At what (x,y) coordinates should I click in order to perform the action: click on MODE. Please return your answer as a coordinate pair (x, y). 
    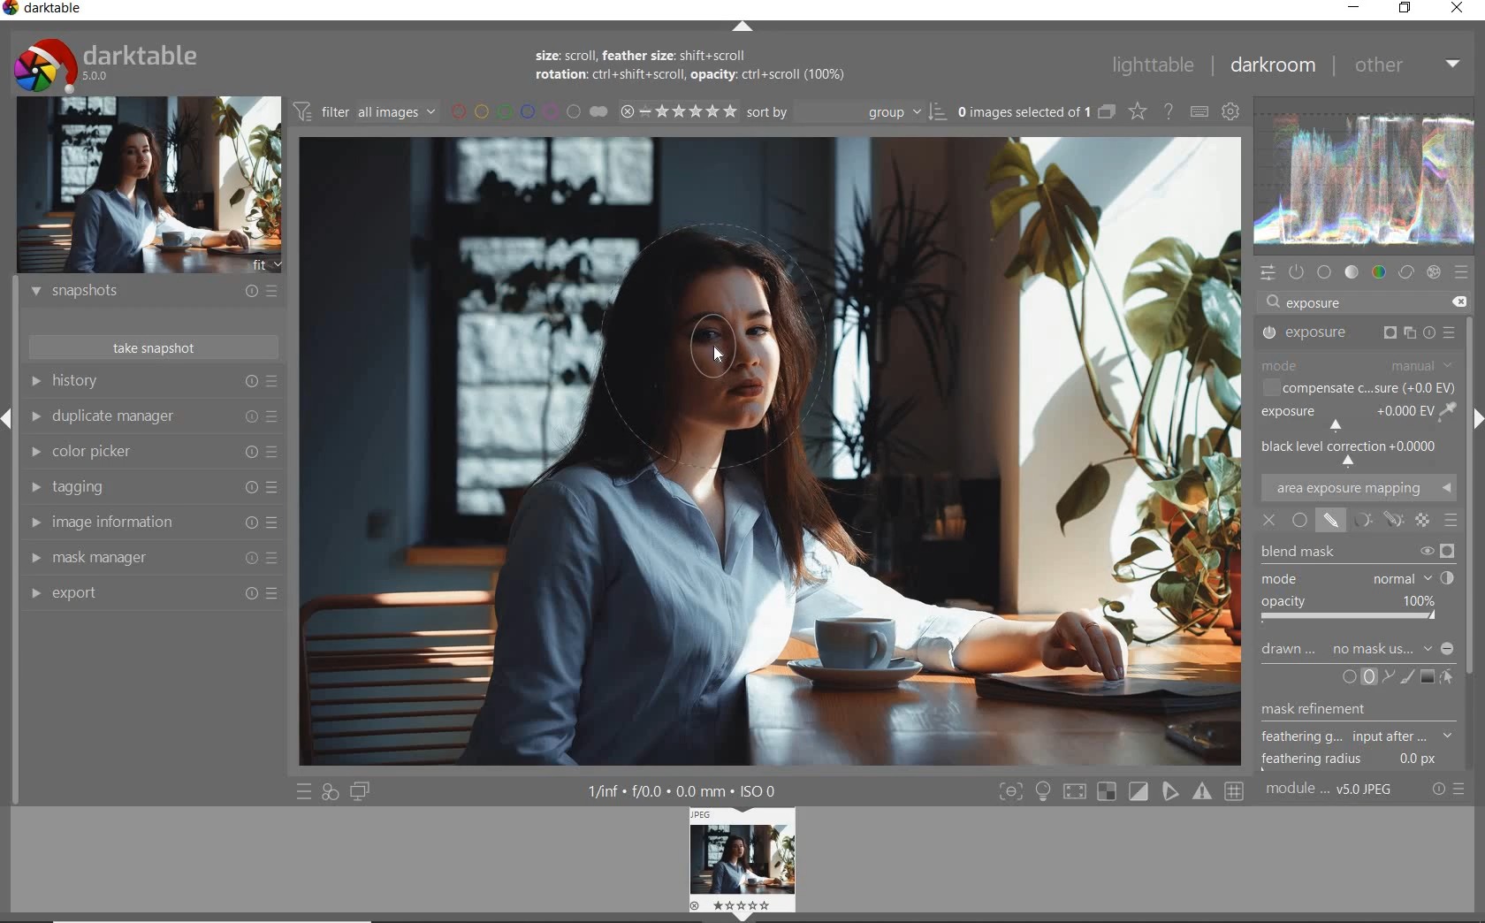
    Looking at the image, I should click on (1359, 366).